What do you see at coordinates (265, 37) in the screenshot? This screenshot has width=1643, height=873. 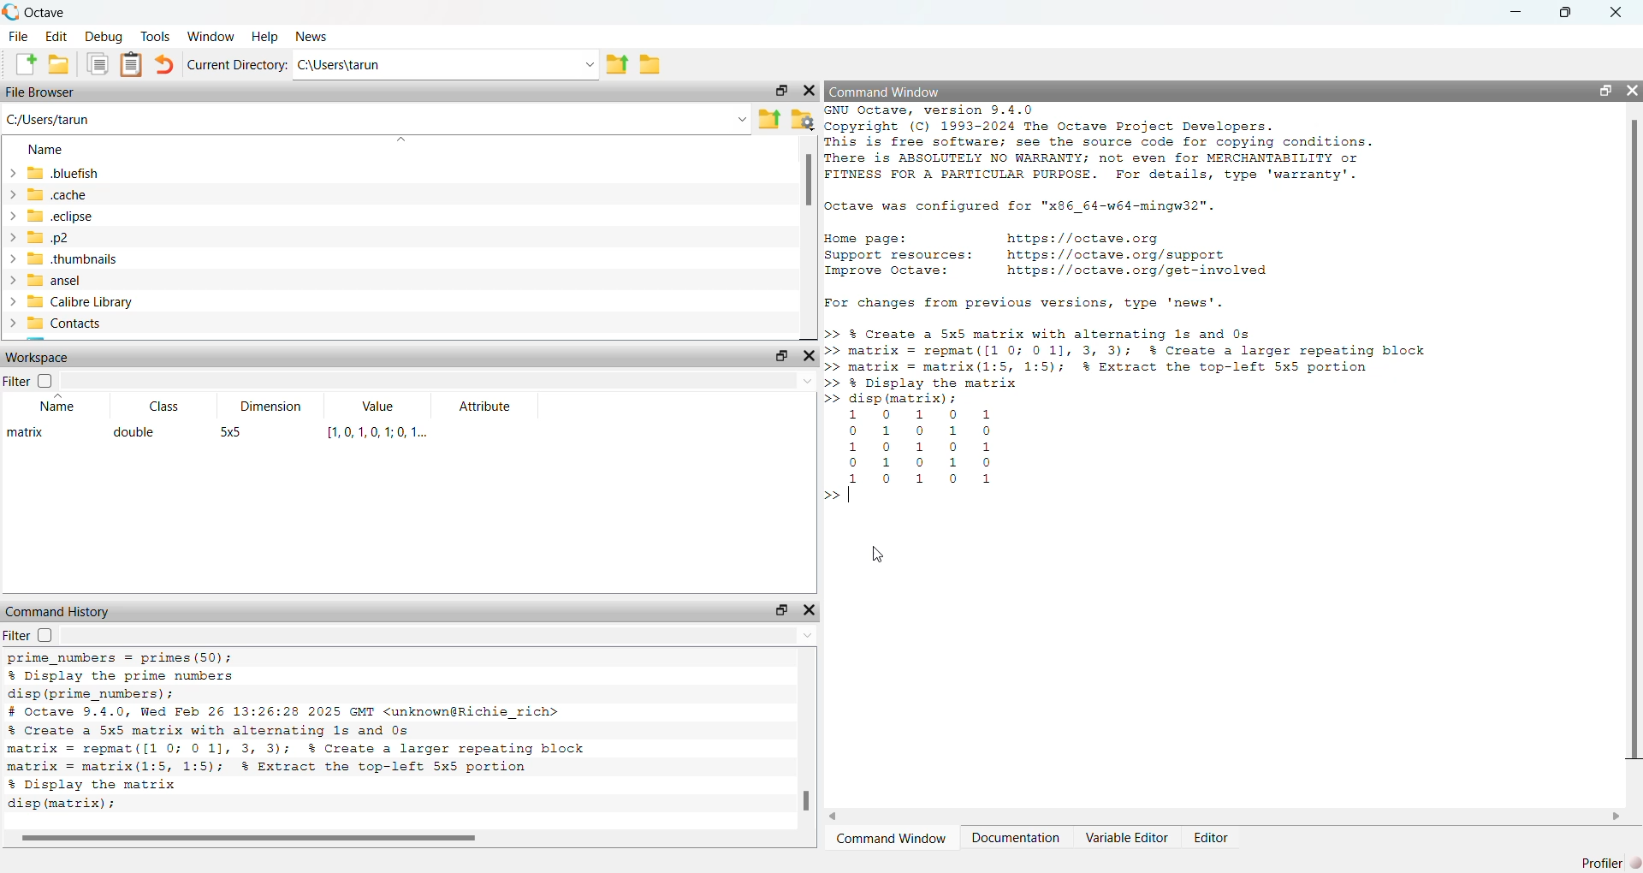 I see `Help` at bounding box center [265, 37].